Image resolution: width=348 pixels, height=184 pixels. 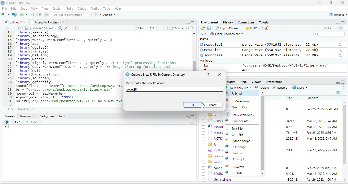 What do you see at coordinates (26, 28) in the screenshot?
I see `save` at bounding box center [26, 28].